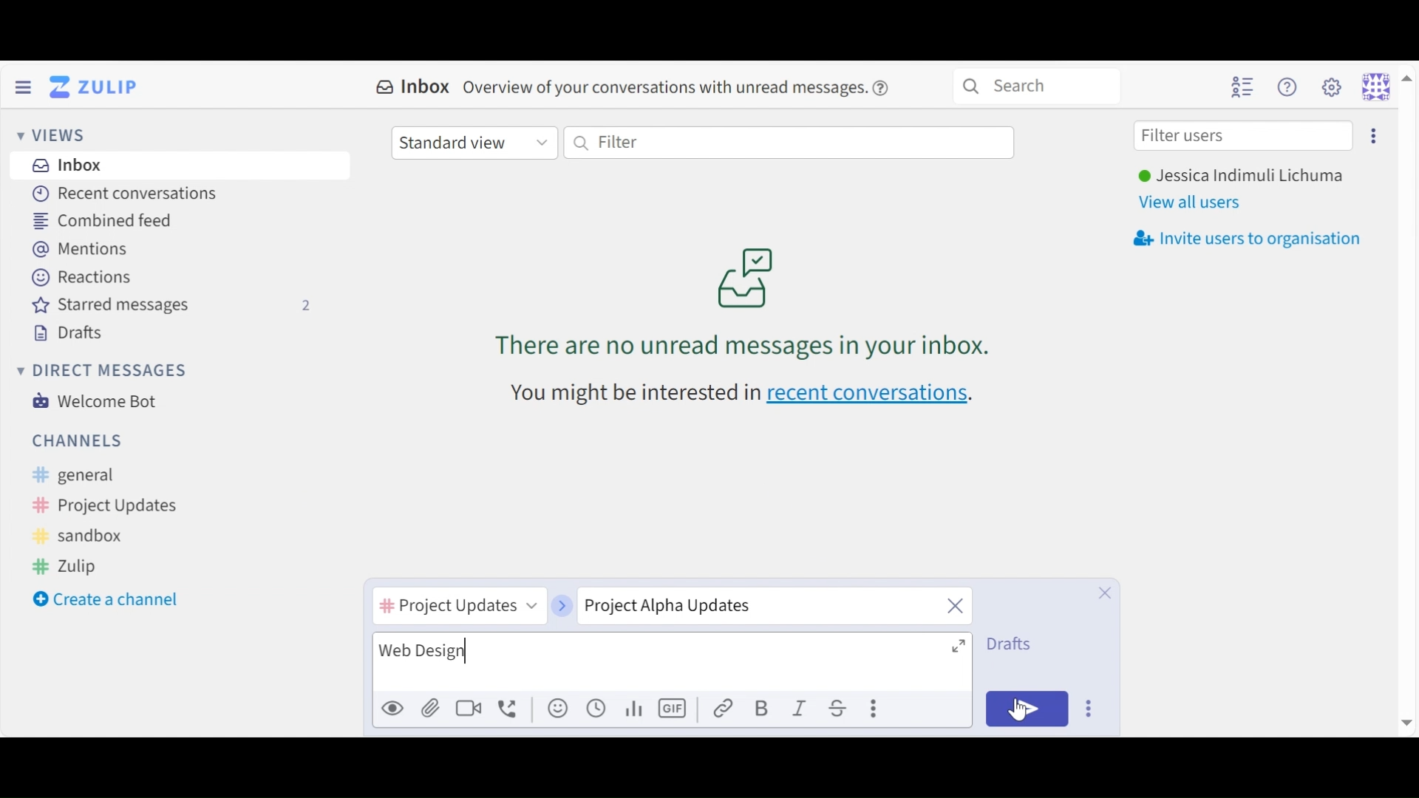  Describe the element at coordinates (109, 601) in the screenshot. I see `Create a channel` at that location.